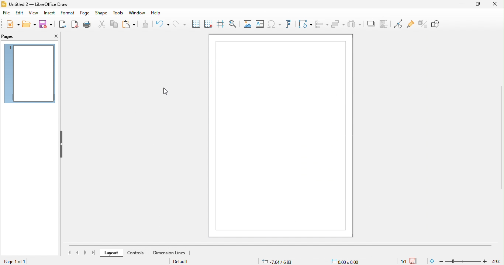 This screenshot has width=504, height=265. What do you see at coordinates (29, 24) in the screenshot?
I see `open` at bounding box center [29, 24].